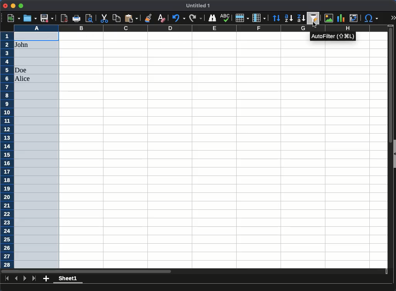  What do you see at coordinates (341, 18) in the screenshot?
I see `chart` at bounding box center [341, 18].